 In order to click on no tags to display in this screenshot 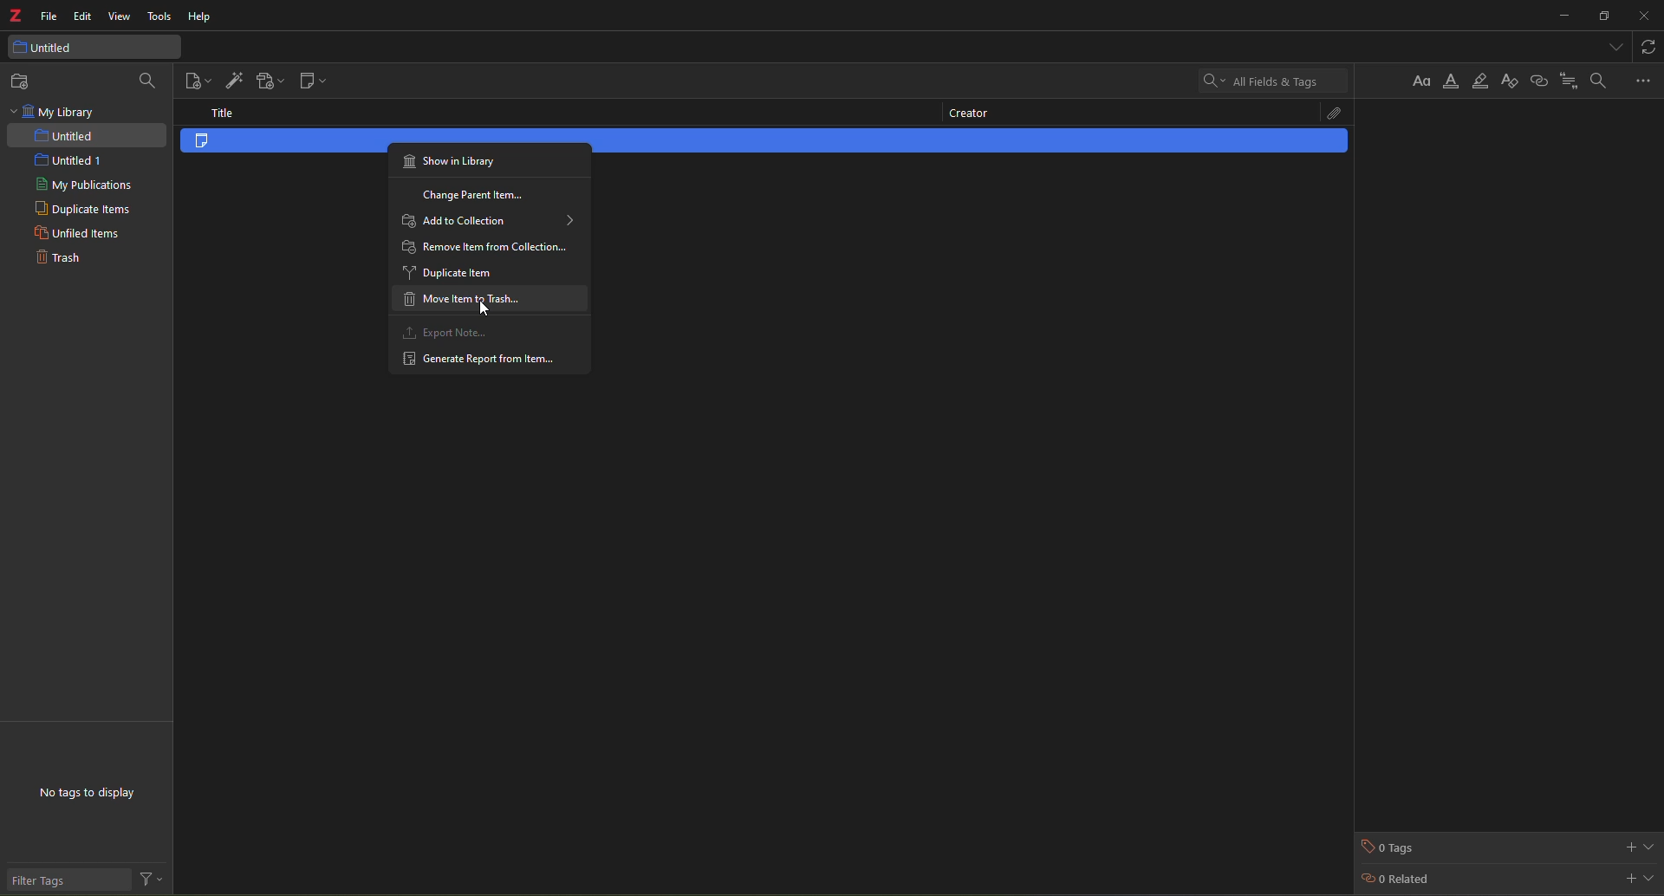, I will do `click(90, 795)`.